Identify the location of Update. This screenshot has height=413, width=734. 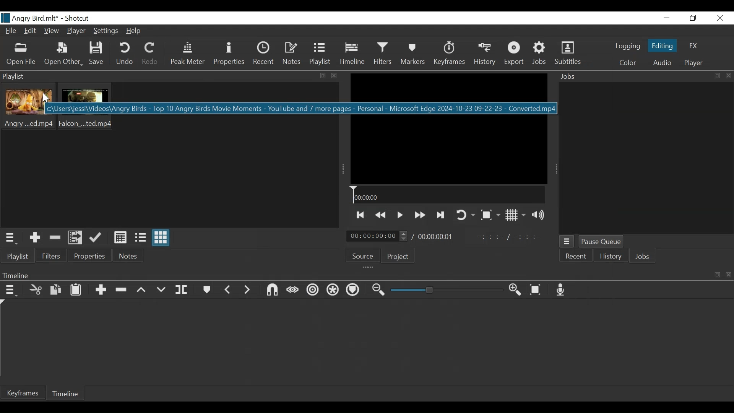
(97, 237).